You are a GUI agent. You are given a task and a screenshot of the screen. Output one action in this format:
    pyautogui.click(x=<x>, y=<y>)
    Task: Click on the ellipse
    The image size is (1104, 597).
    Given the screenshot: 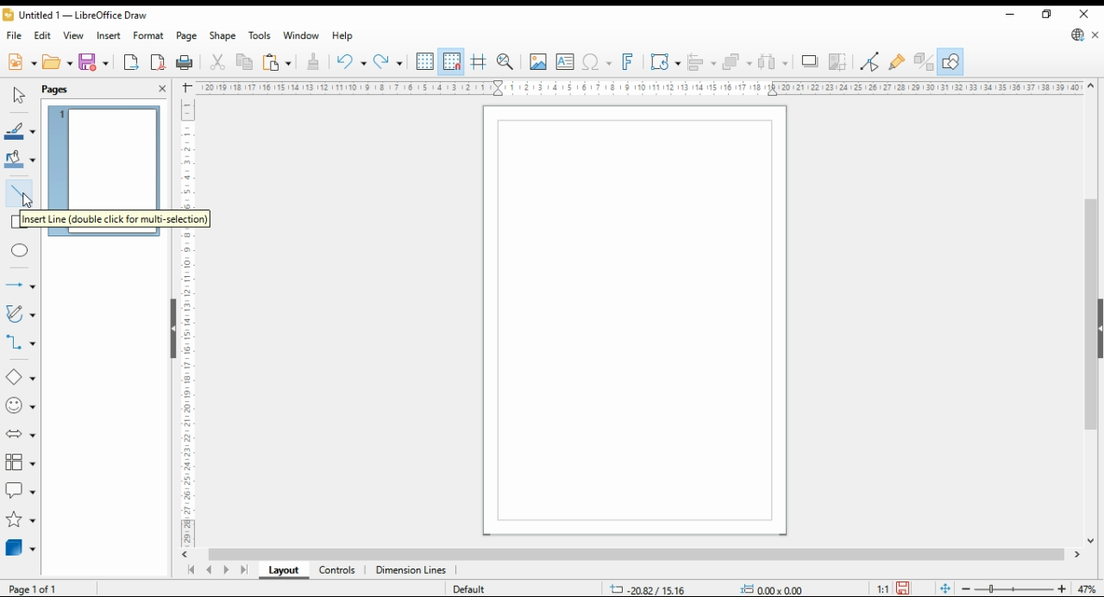 What is the action you would take?
    pyautogui.click(x=22, y=250)
    